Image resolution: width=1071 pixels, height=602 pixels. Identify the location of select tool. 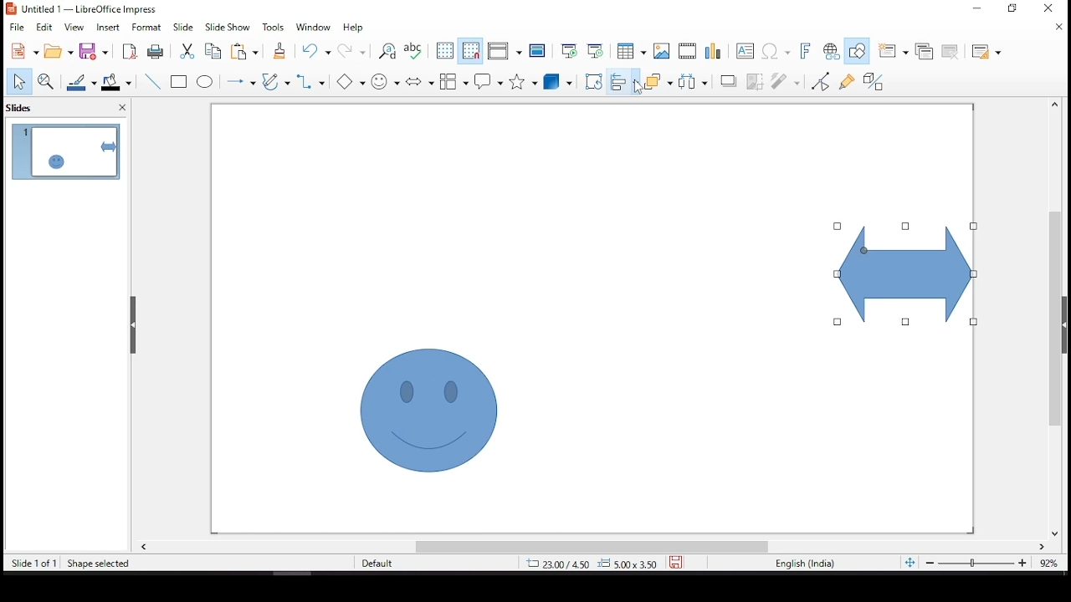
(18, 83).